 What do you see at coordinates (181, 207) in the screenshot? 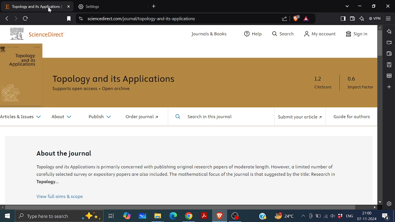
I see `Horizontal scrollbar` at bounding box center [181, 207].